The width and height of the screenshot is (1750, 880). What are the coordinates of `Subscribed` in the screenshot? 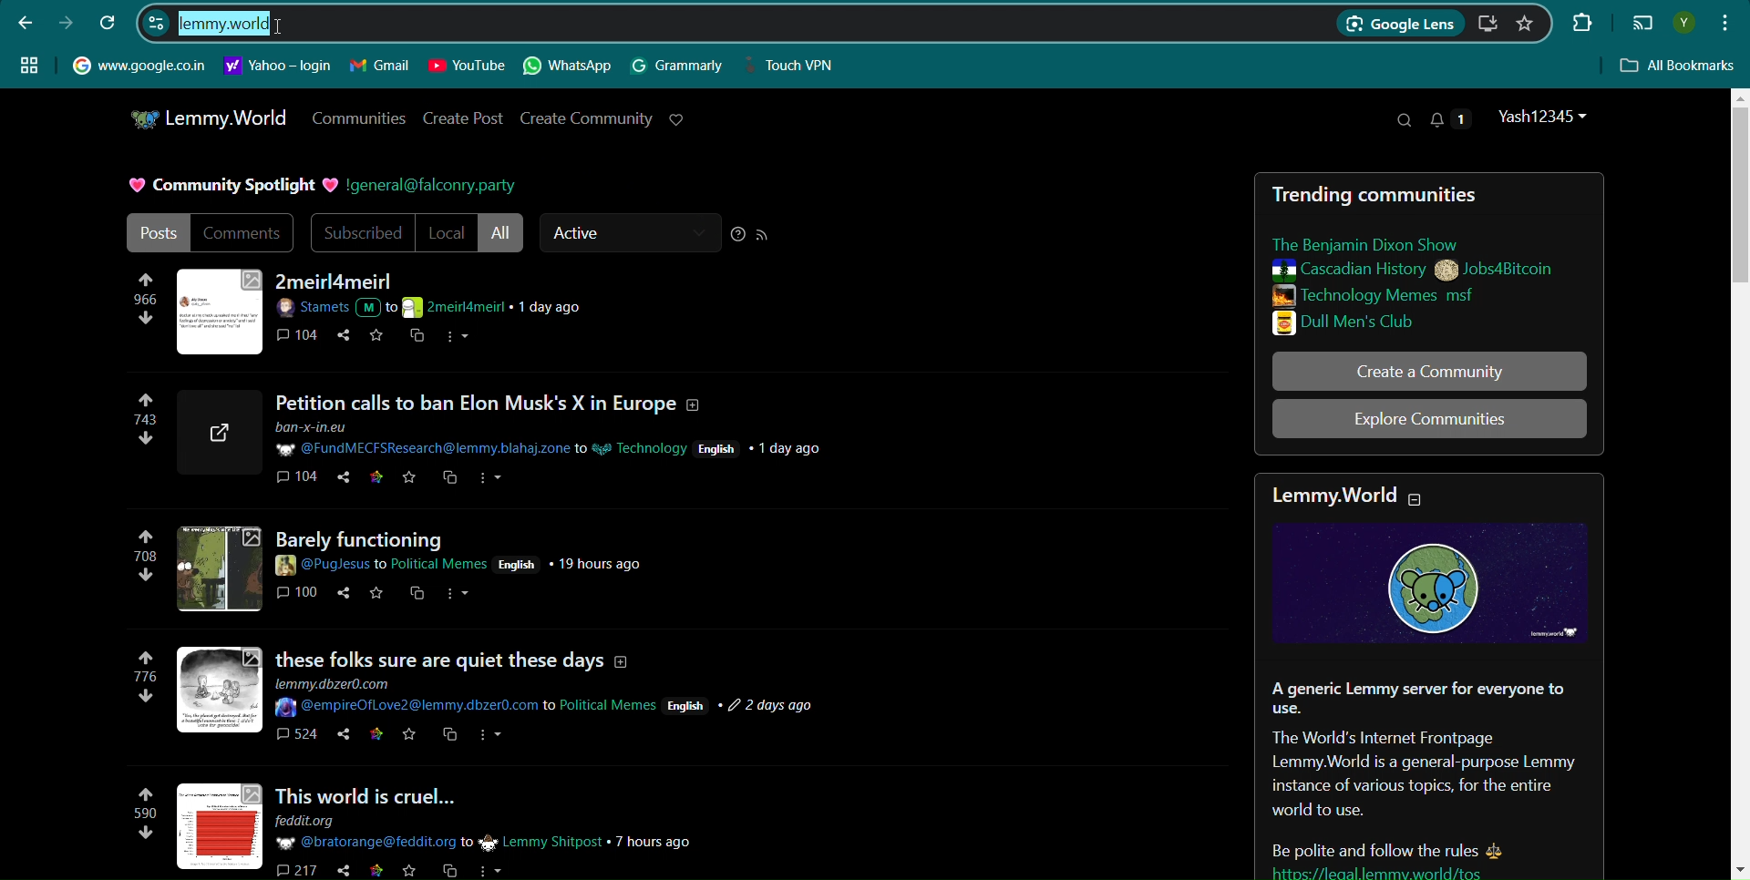 It's located at (360, 233).